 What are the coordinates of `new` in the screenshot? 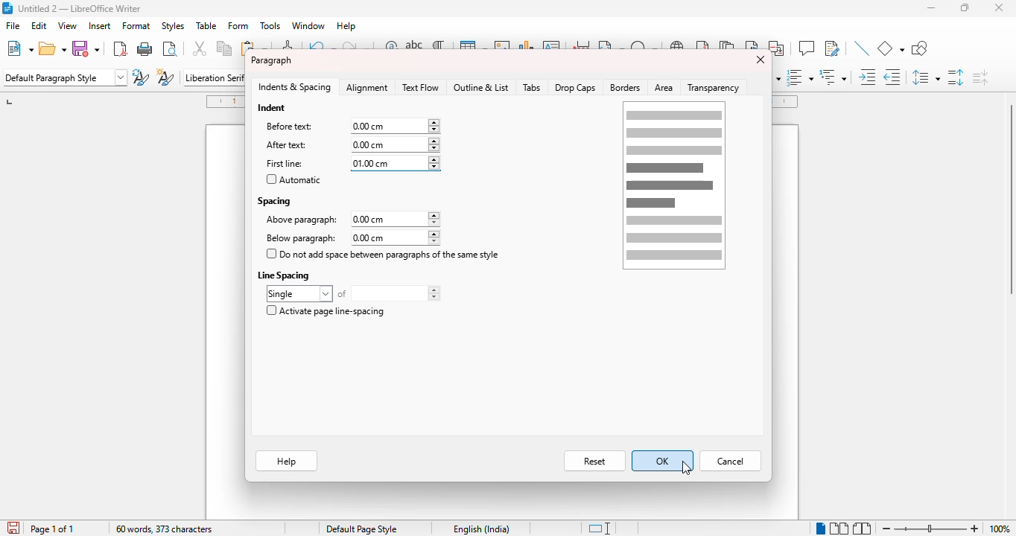 It's located at (19, 48).